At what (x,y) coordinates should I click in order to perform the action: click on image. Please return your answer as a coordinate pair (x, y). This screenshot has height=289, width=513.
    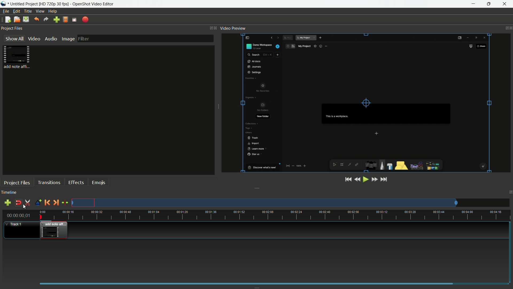
    Looking at the image, I should click on (68, 39).